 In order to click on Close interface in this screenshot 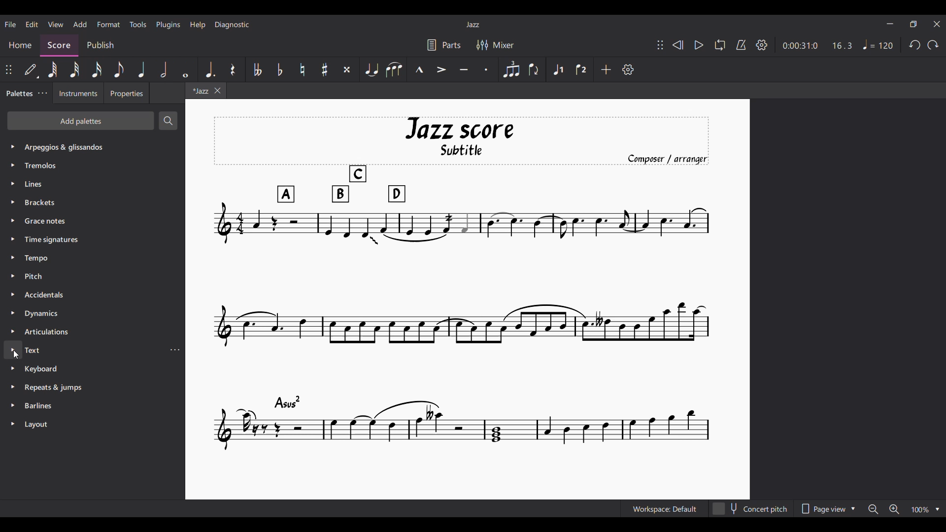, I will do `click(937, 24)`.